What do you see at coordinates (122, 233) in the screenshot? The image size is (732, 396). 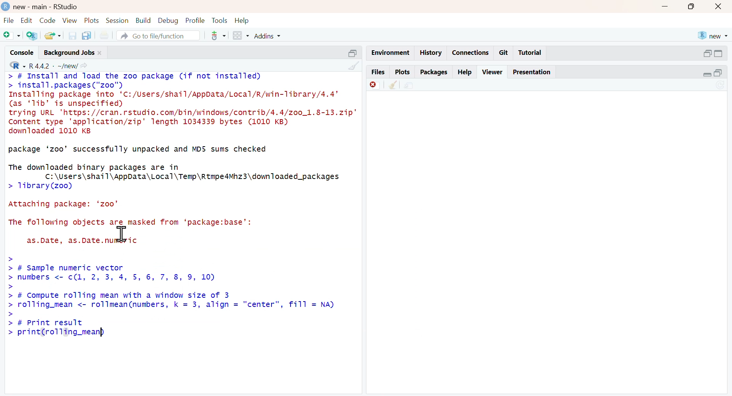 I see `cursor` at bounding box center [122, 233].